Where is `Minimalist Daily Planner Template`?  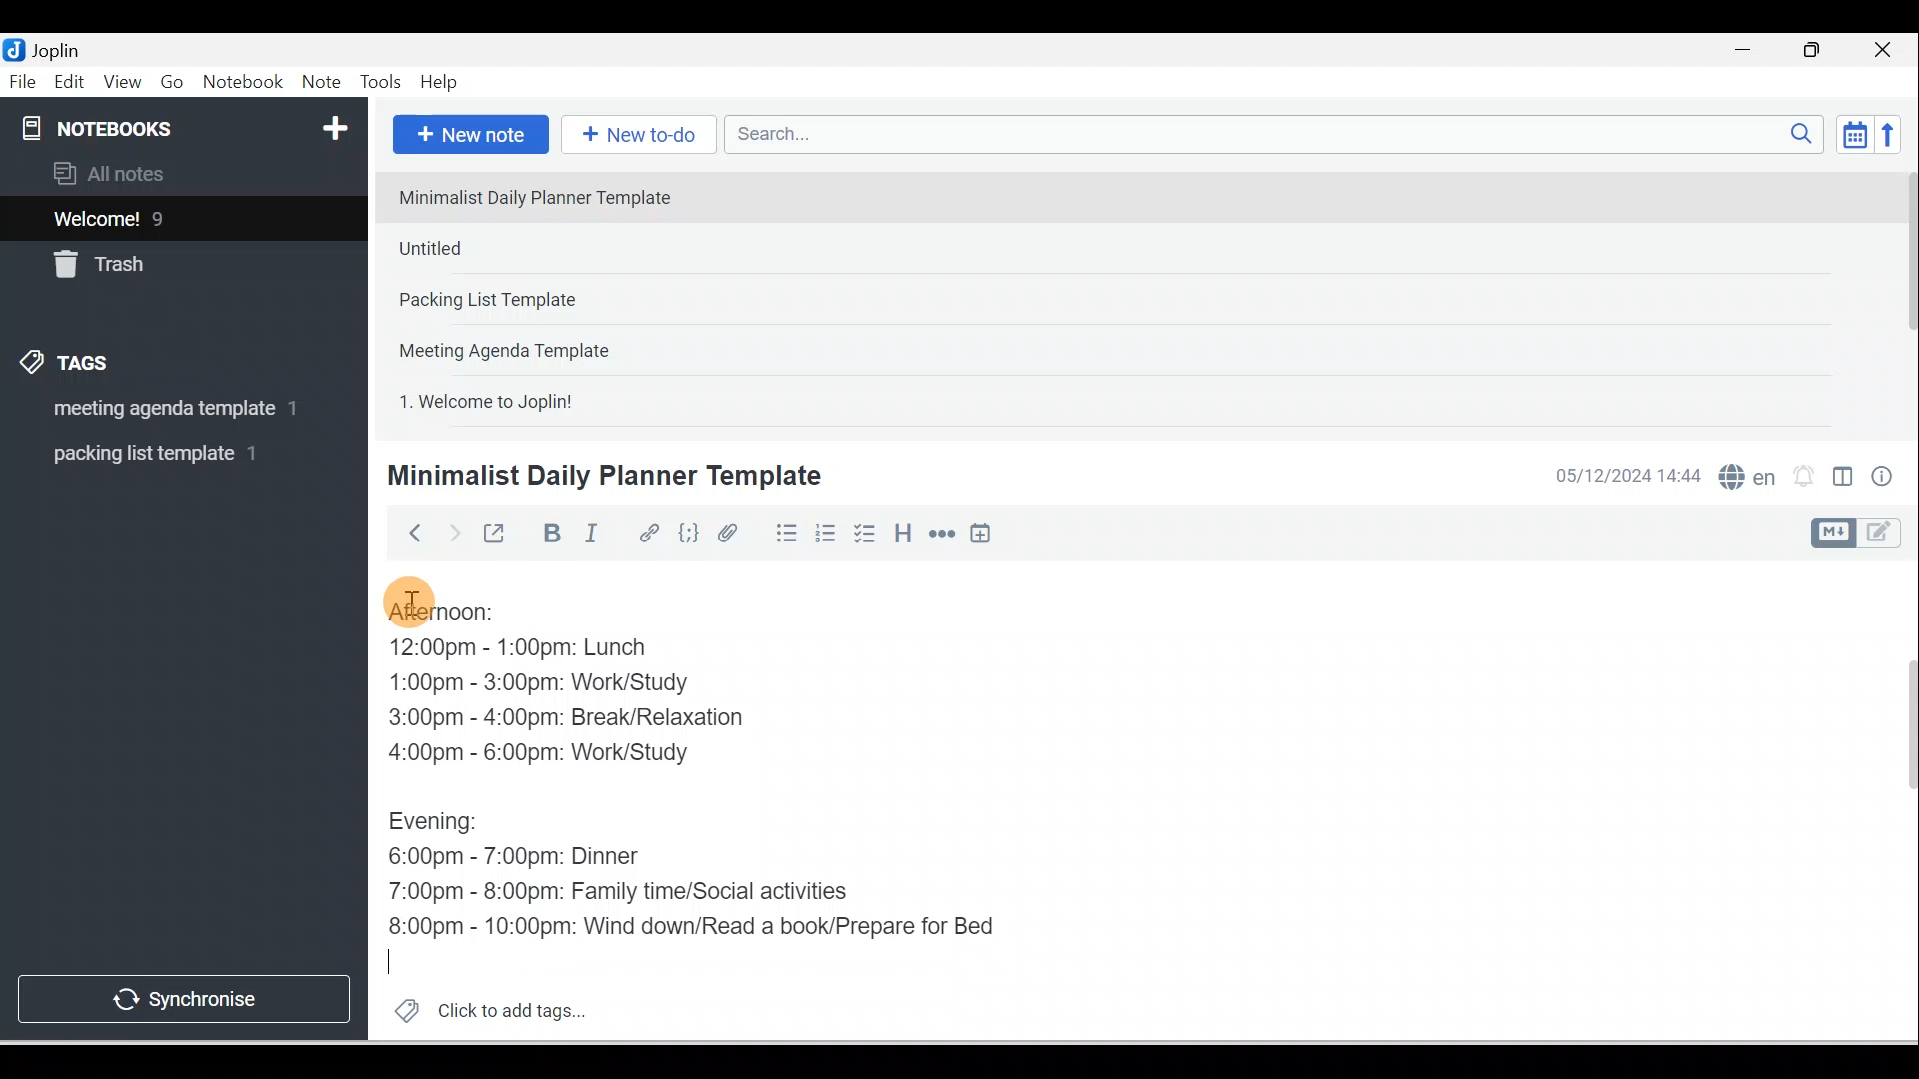
Minimalist Daily Planner Template is located at coordinates (601, 476).